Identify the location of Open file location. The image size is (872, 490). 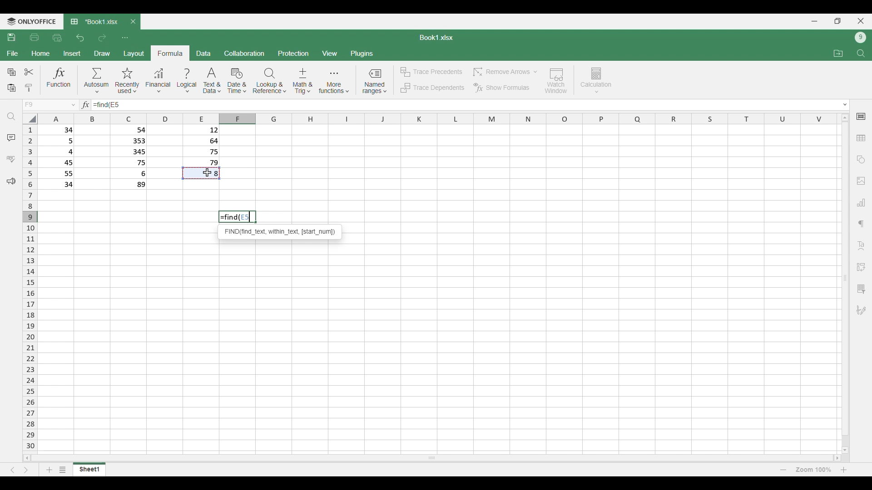
(838, 54).